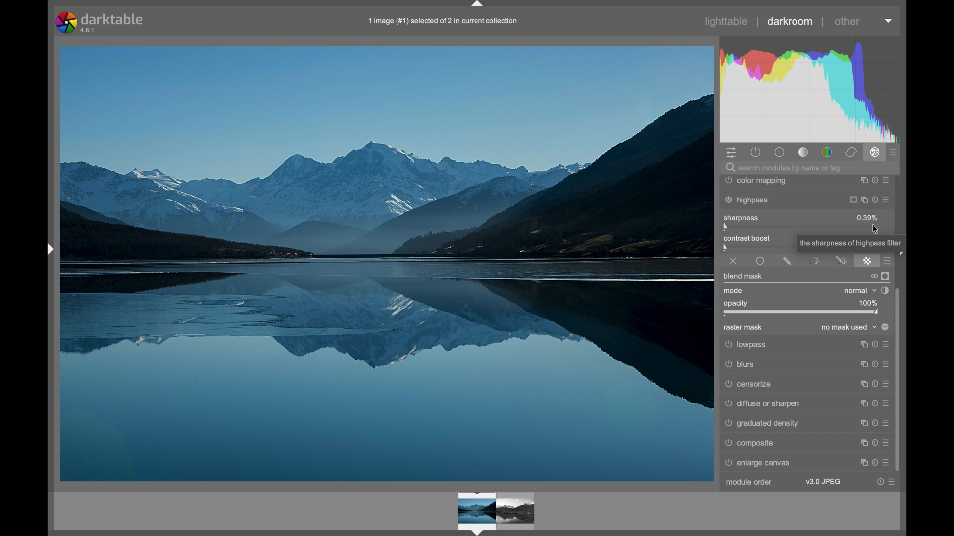 The image size is (954, 536). Describe the element at coordinates (806, 403) in the screenshot. I see `diffuse or sharpen` at that location.